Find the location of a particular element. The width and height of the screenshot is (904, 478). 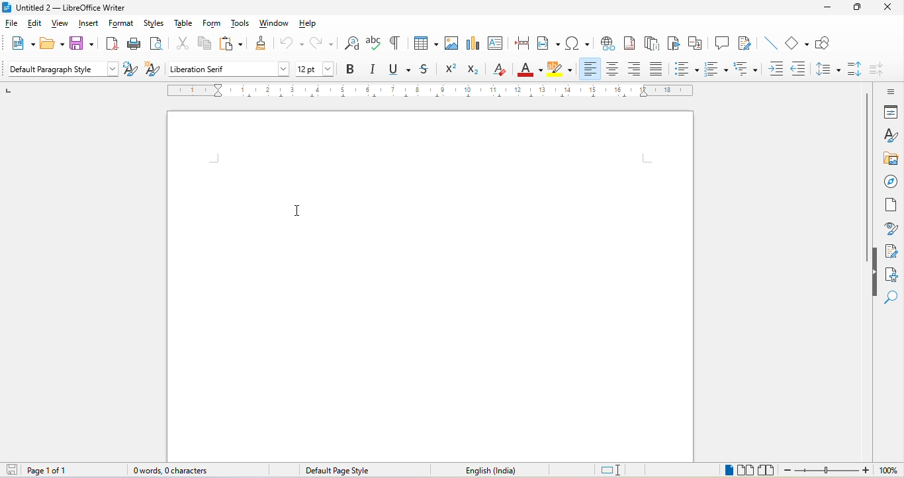

manage changes is located at coordinates (892, 252).